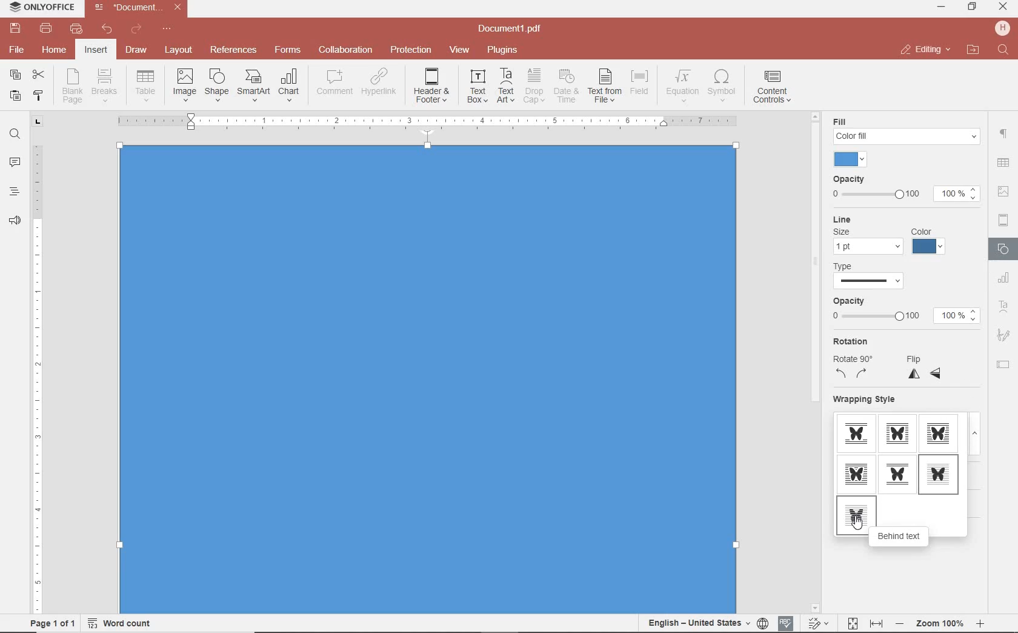 The width and height of the screenshot is (1018, 633). Describe the element at coordinates (288, 50) in the screenshot. I see `forms` at that location.